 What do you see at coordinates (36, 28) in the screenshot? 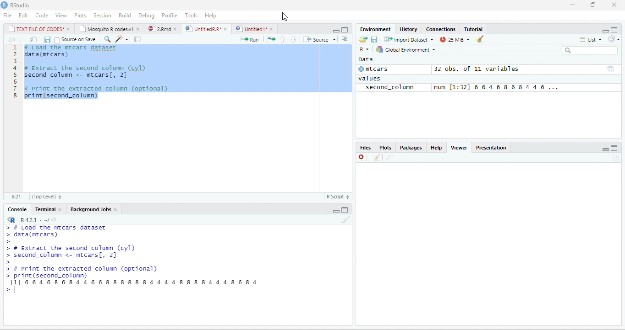
I see `| TEXT FILE RF CODES*` at bounding box center [36, 28].